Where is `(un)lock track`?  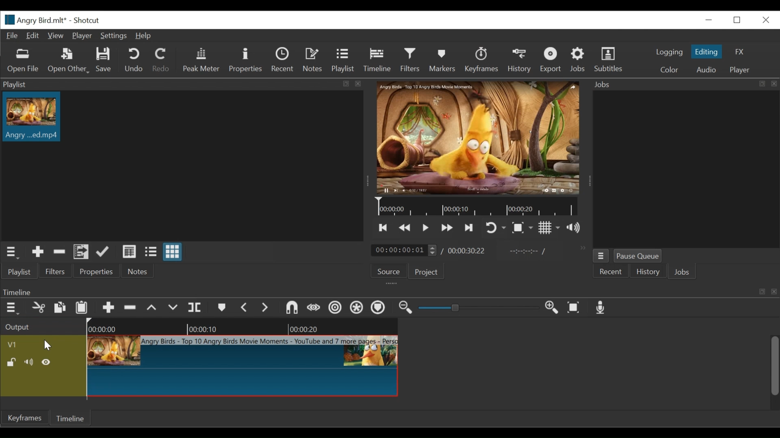 (un)lock track is located at coordinates (11, 363).